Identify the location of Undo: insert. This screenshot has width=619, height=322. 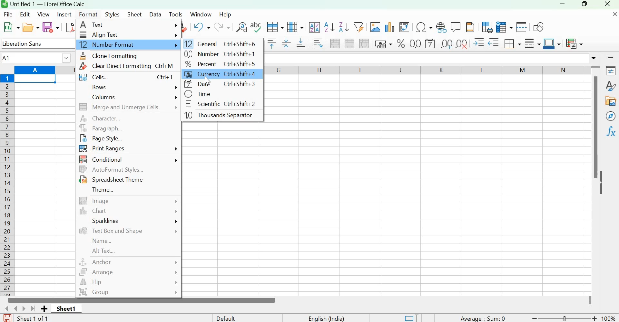
(201, 27).